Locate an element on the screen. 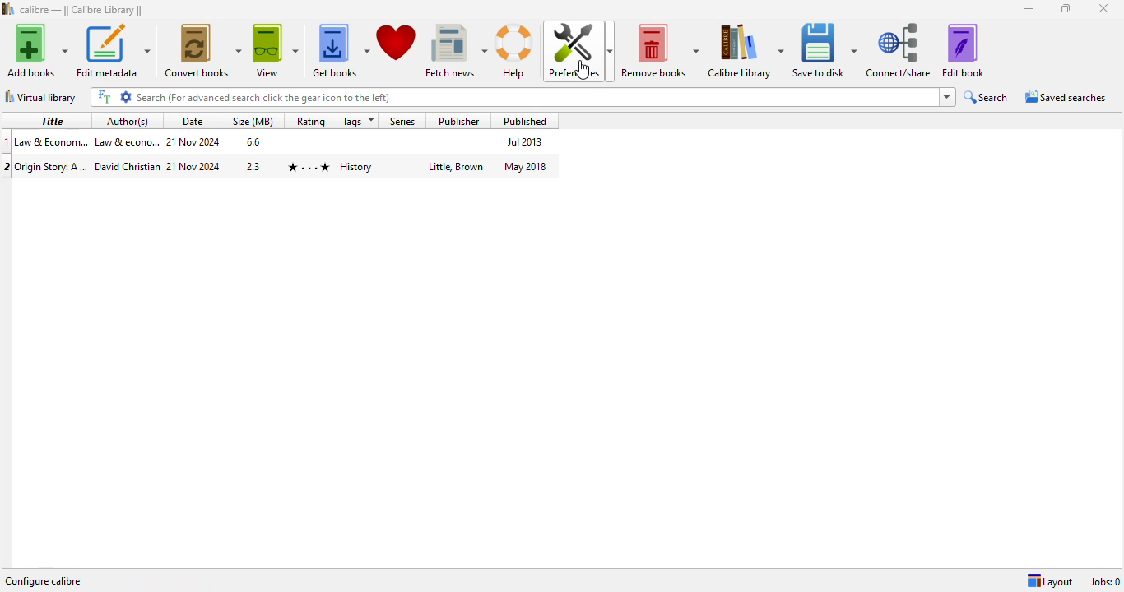 The image size is (1124, 592). author(s) is located at coordinates (128, 122).